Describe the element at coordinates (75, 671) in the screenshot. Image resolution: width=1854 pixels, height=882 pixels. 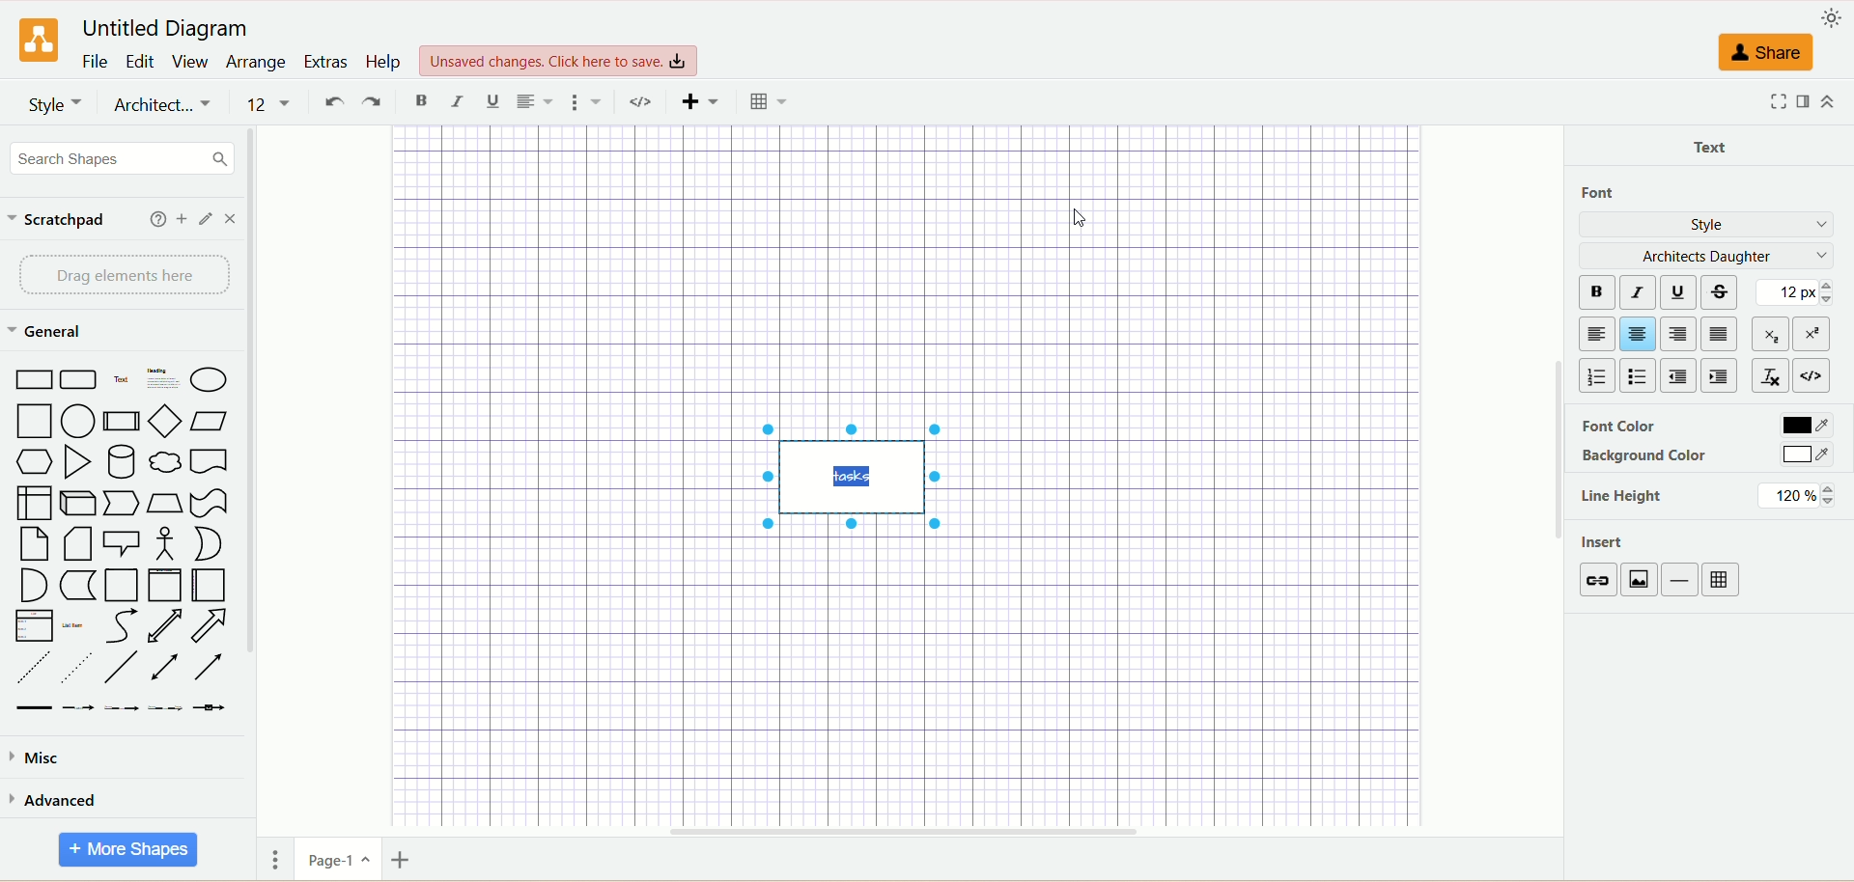
I see `Sparsely Dotted Line` at that location.